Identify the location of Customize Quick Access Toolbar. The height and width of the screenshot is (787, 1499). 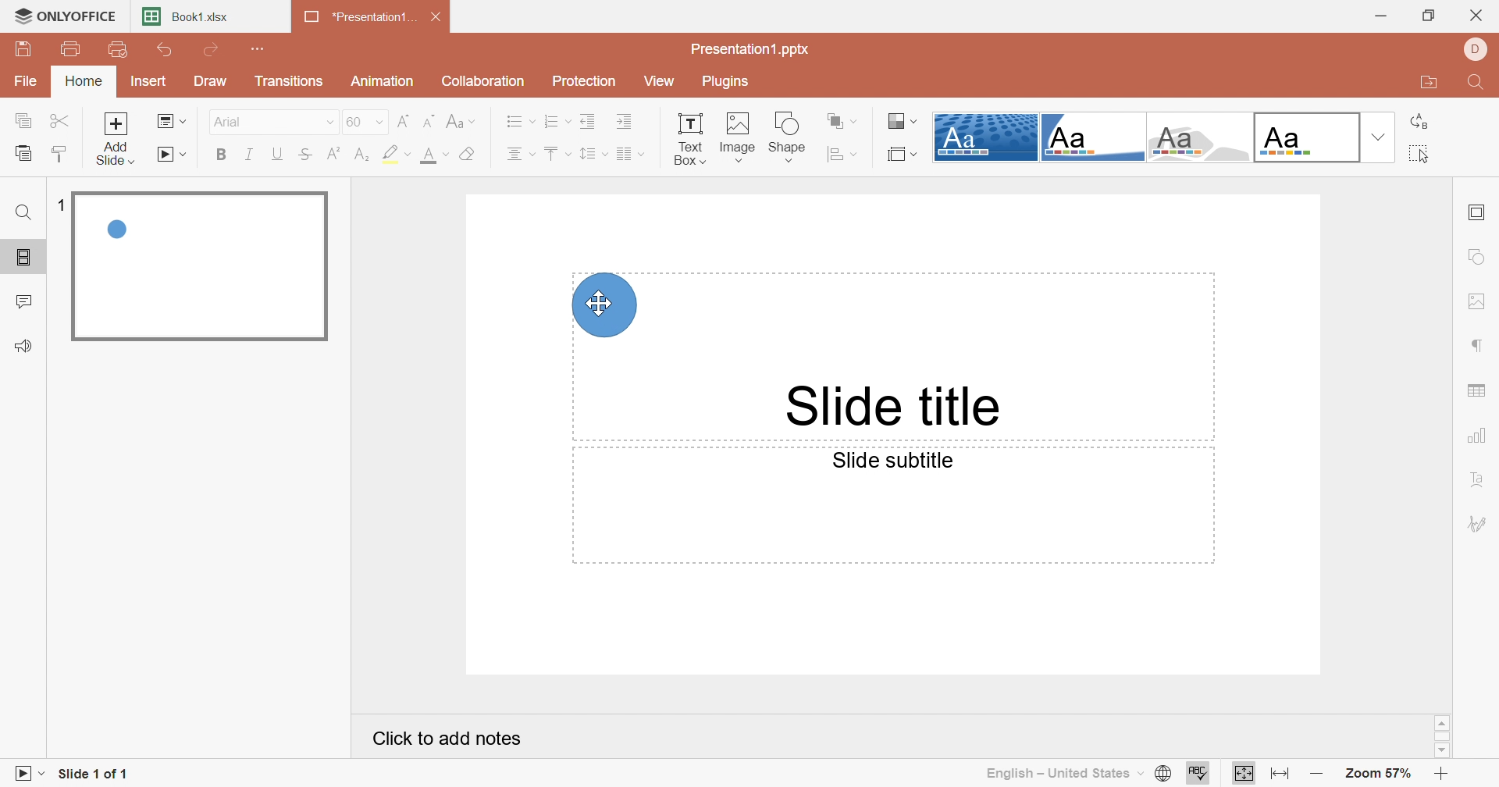
(260, 48).